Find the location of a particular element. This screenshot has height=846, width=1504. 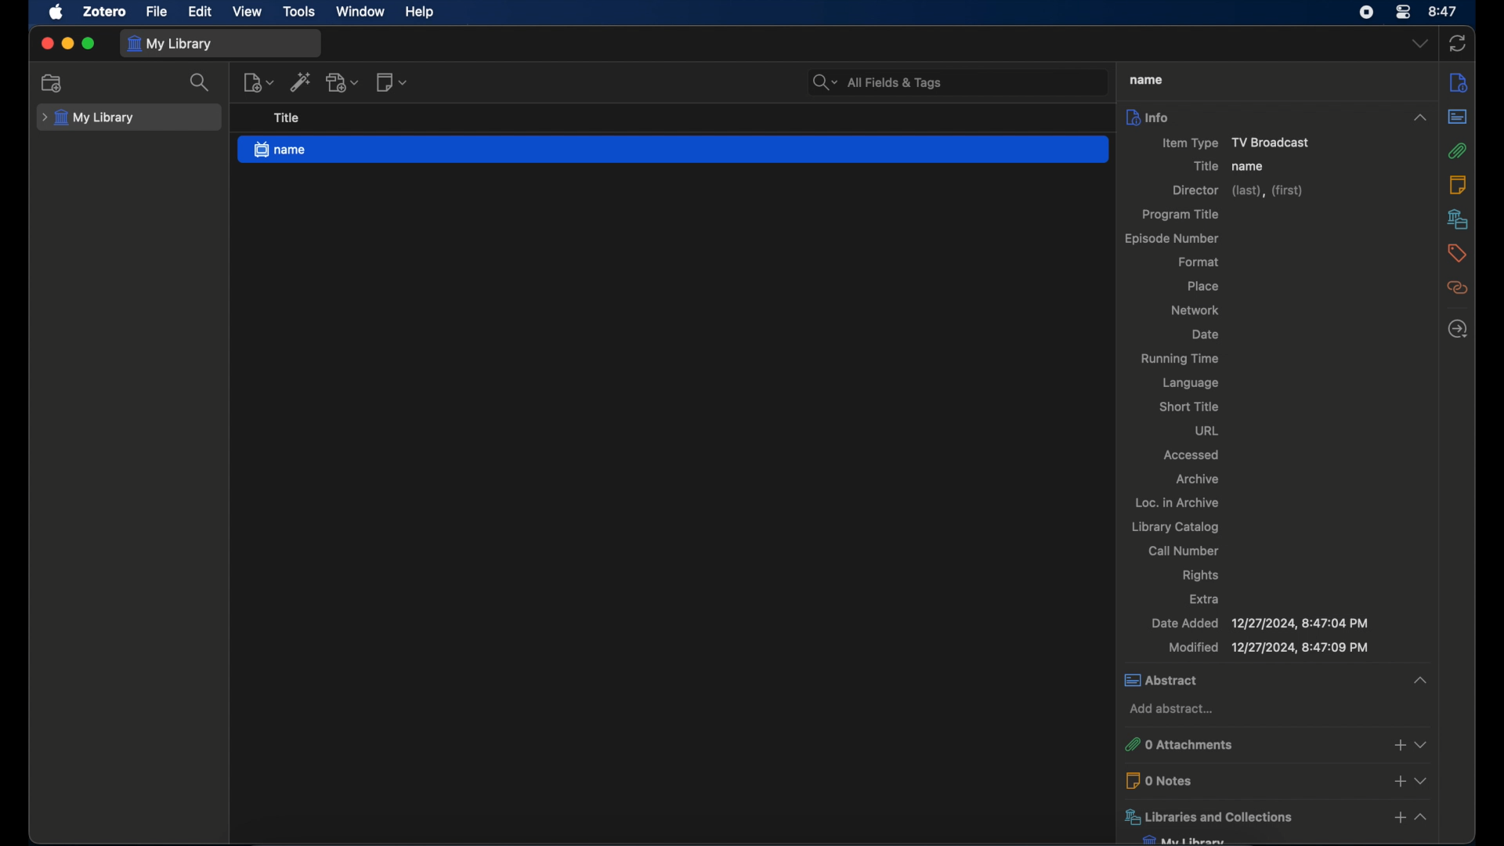

abstract is located at coordinates (1457, 118).